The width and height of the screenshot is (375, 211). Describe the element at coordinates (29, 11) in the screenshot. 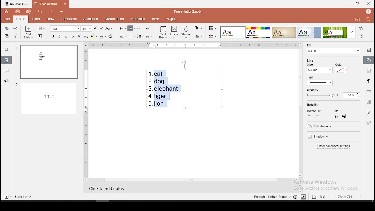

I see `quick print` at that location.